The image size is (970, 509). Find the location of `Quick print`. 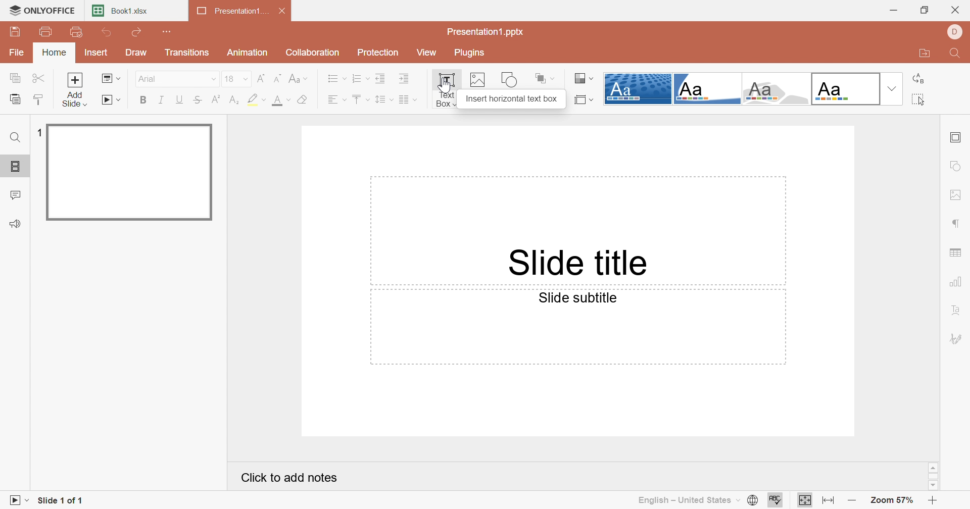

Quick print is located at coordinates (75, 31).